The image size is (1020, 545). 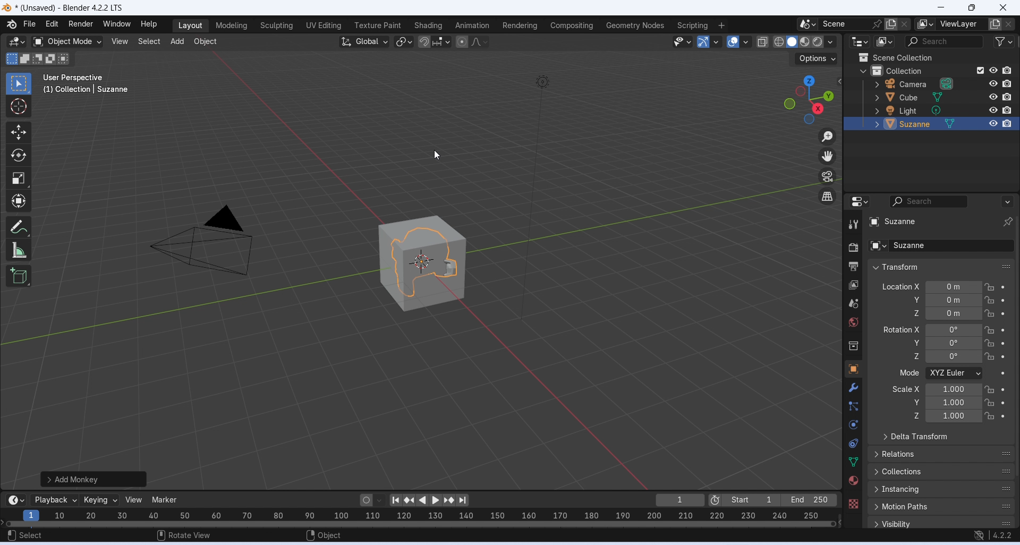 I want to click on execute from view layer, so click(x=980, y=70).